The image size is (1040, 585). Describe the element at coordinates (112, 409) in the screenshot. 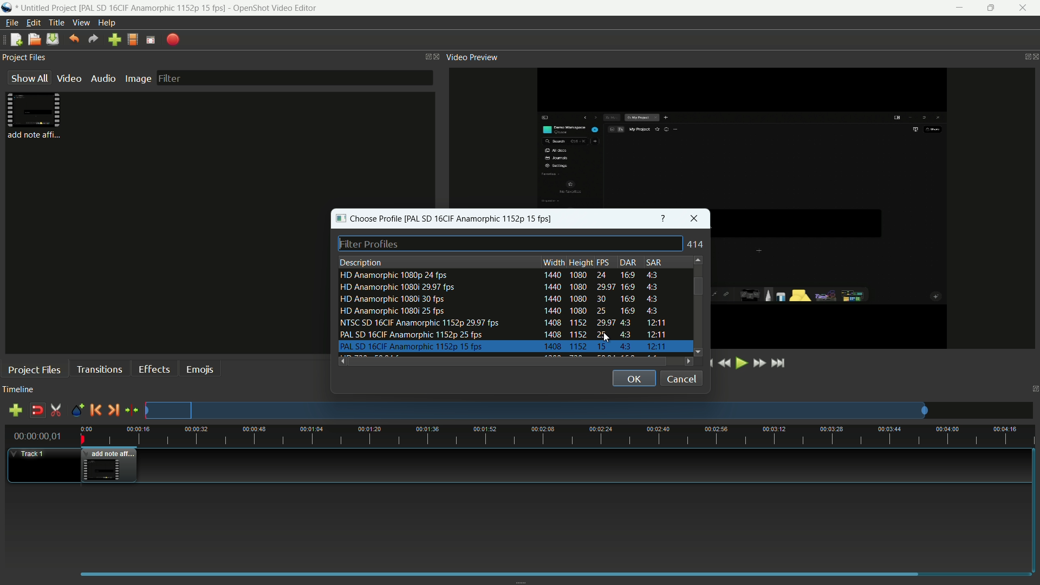

I see `next marker` at that location.